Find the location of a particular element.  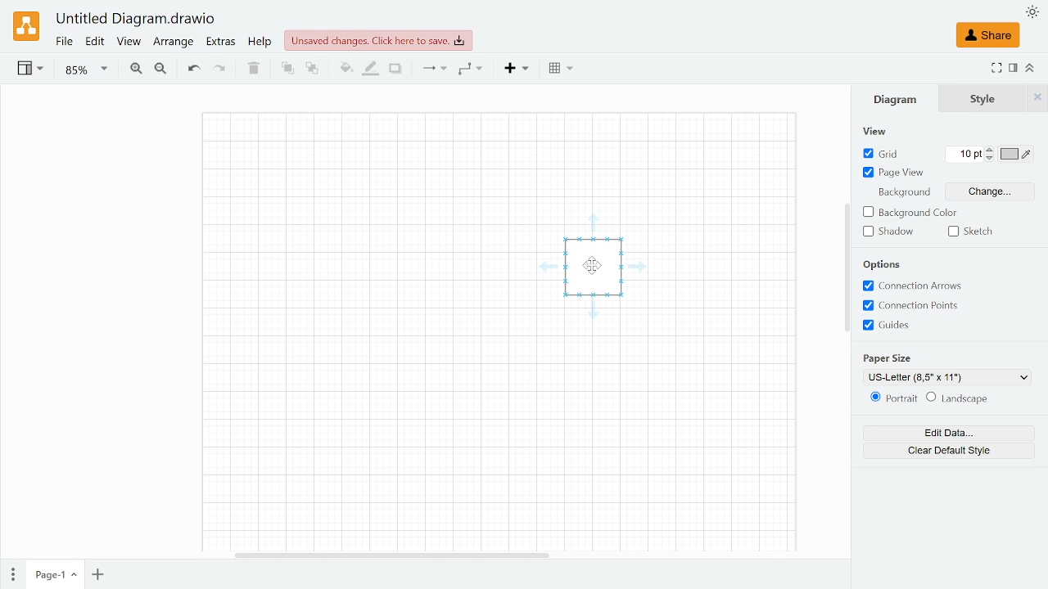

Background is located at coordinates (906, 192).